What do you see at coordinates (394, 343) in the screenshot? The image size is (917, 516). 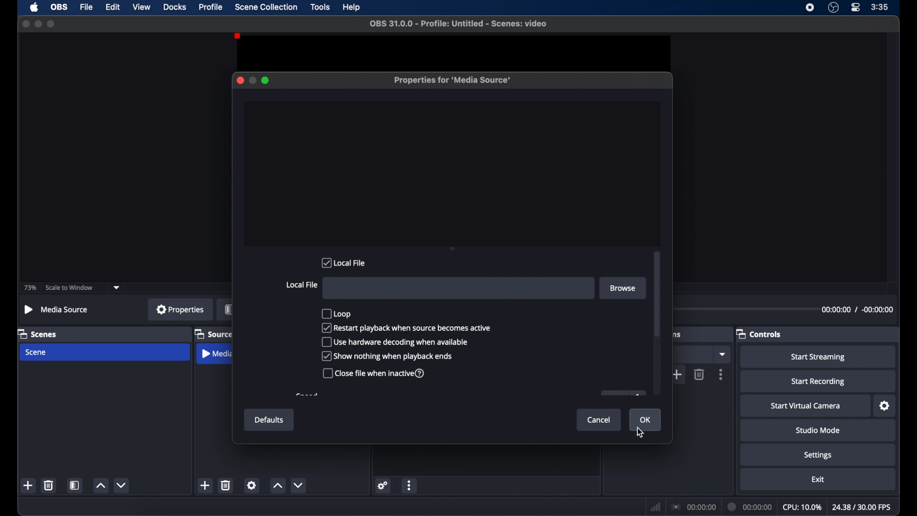 I see `checkbox` at bounding box center [394, 343].